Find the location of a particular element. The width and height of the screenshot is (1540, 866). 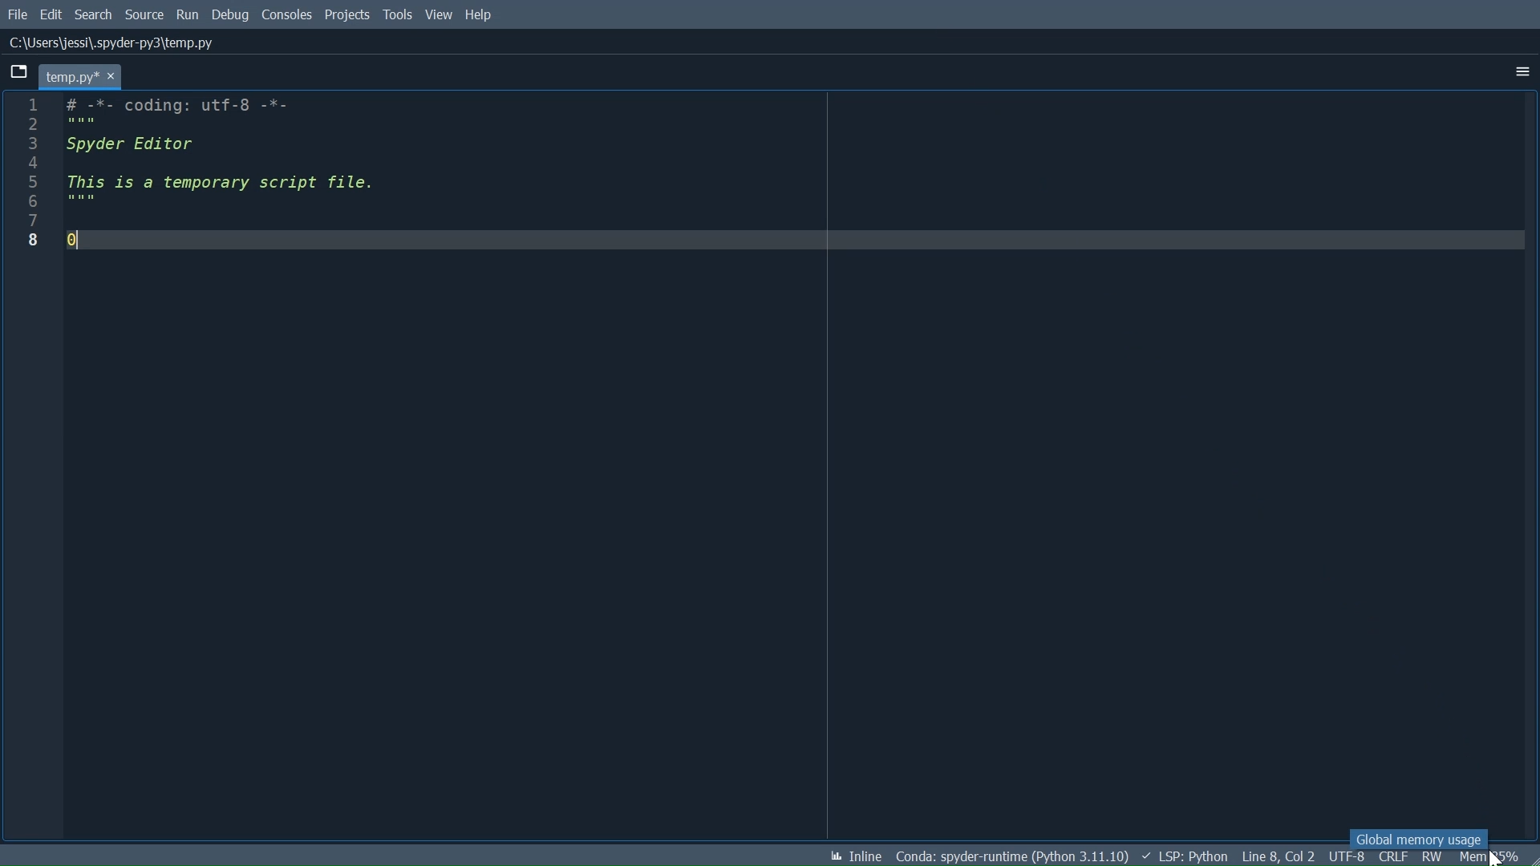

Debug is located at coordinates (232, 14).